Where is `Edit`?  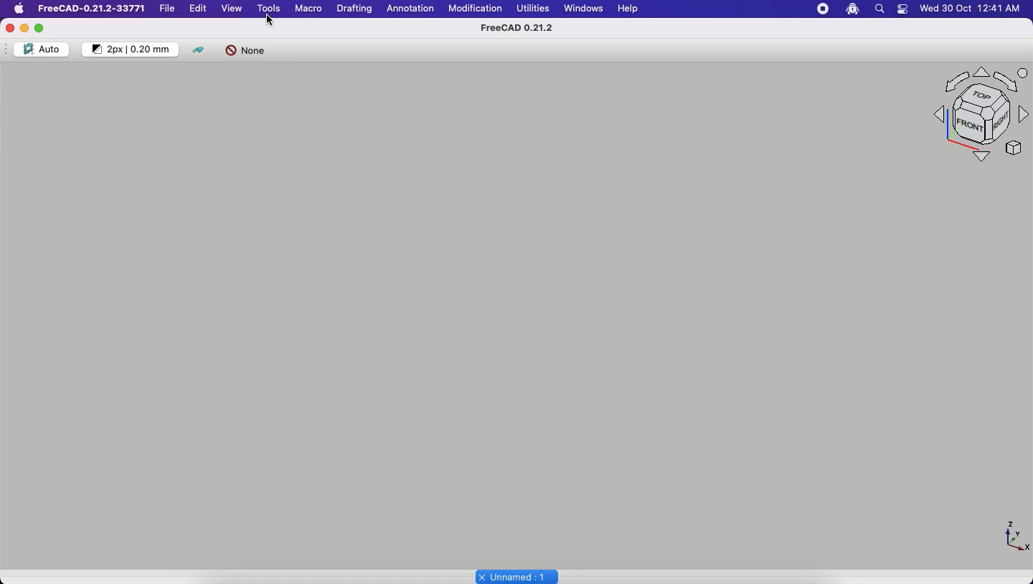
Edit is located at coordinates (197, 9).